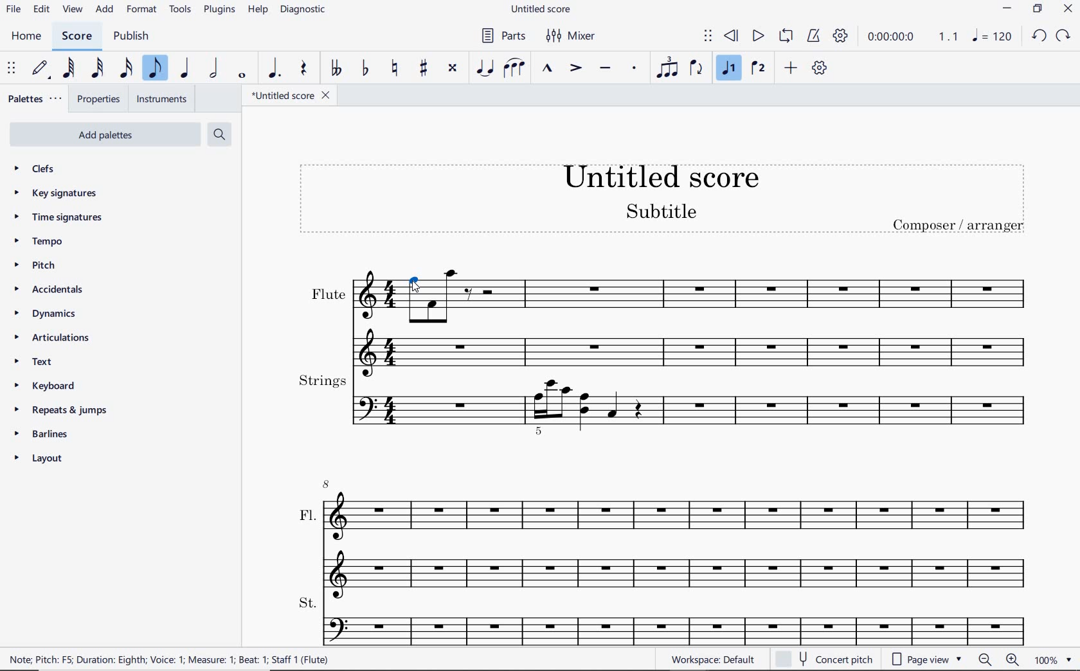 This screenshot has height=671, width=1080. Describe the element at coordinates (42, 433) in the screenshot. I see `barlines` at that location.